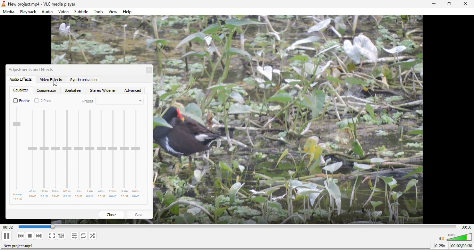  What do you see at coordinates (20, 90) in the screenshot?
I see `equalzer` at bounding box center [20, 90].